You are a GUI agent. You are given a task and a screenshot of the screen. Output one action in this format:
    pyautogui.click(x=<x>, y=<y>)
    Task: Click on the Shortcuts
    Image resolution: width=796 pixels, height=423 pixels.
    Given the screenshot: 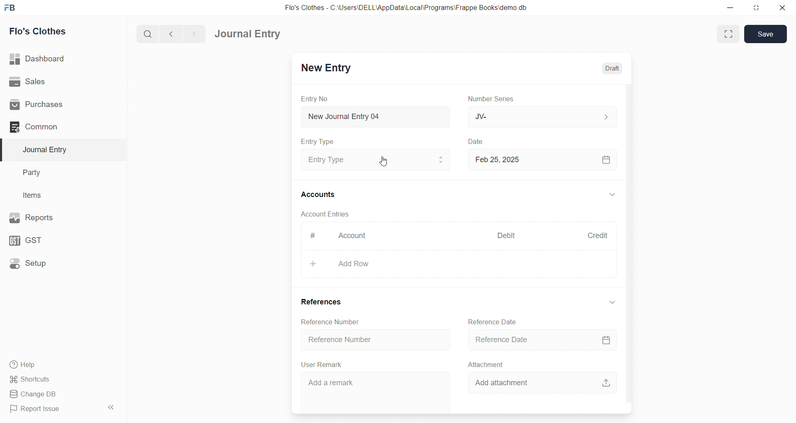 What is the action you would take?
    pyautogui.click(x=61, y=379)
    